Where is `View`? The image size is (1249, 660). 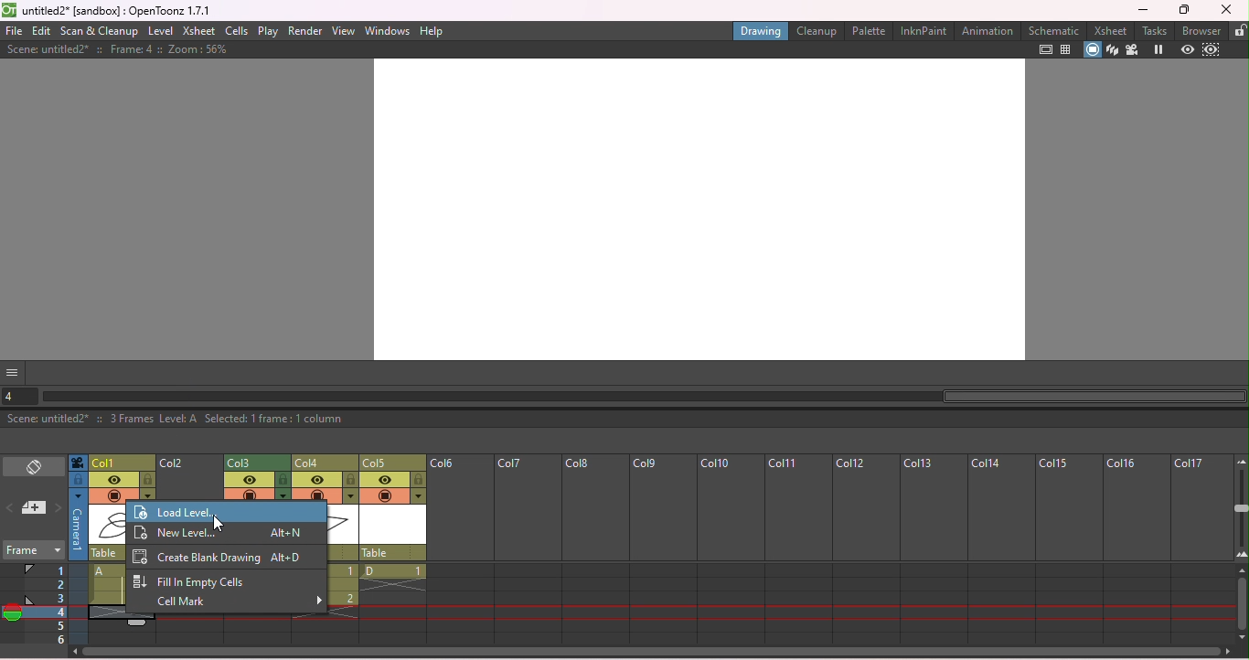
View is located at coordinates (344, 30).